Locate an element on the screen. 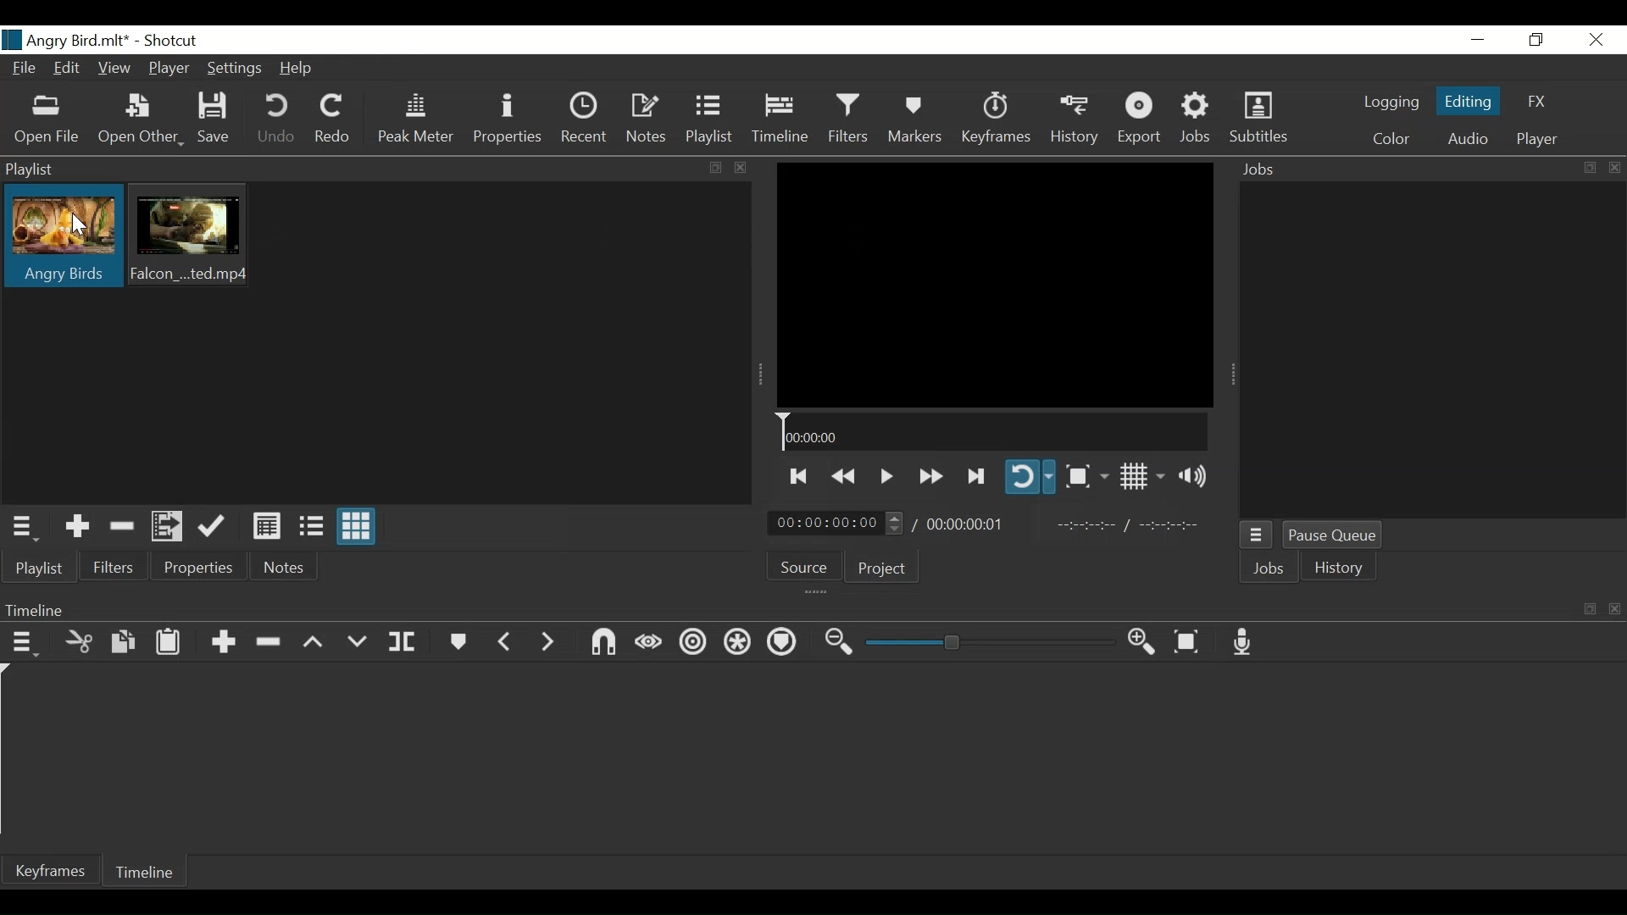 The width and height of the screenshot is (1627, 915). Playlist  is located at coordinates (38, 568).